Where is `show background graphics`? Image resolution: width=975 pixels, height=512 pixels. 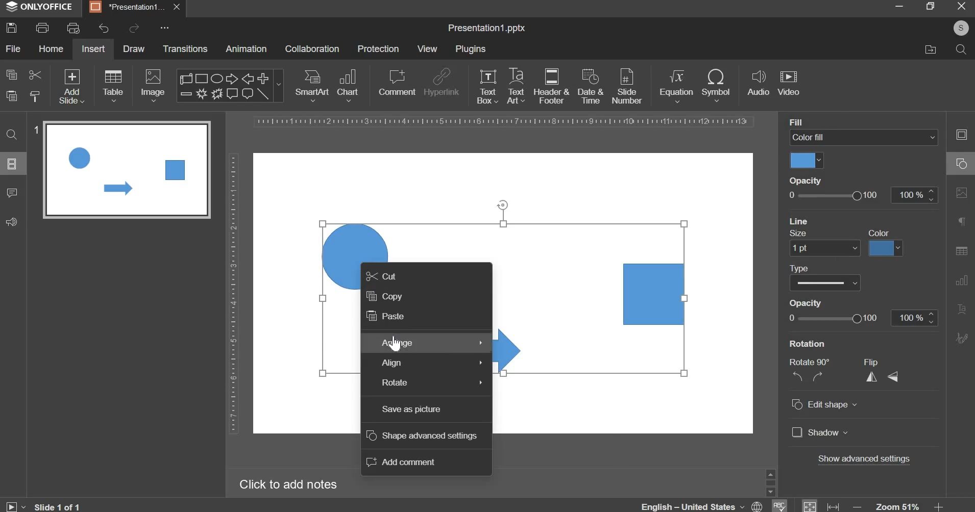 show background graphics is located at coordinates (851, 219).